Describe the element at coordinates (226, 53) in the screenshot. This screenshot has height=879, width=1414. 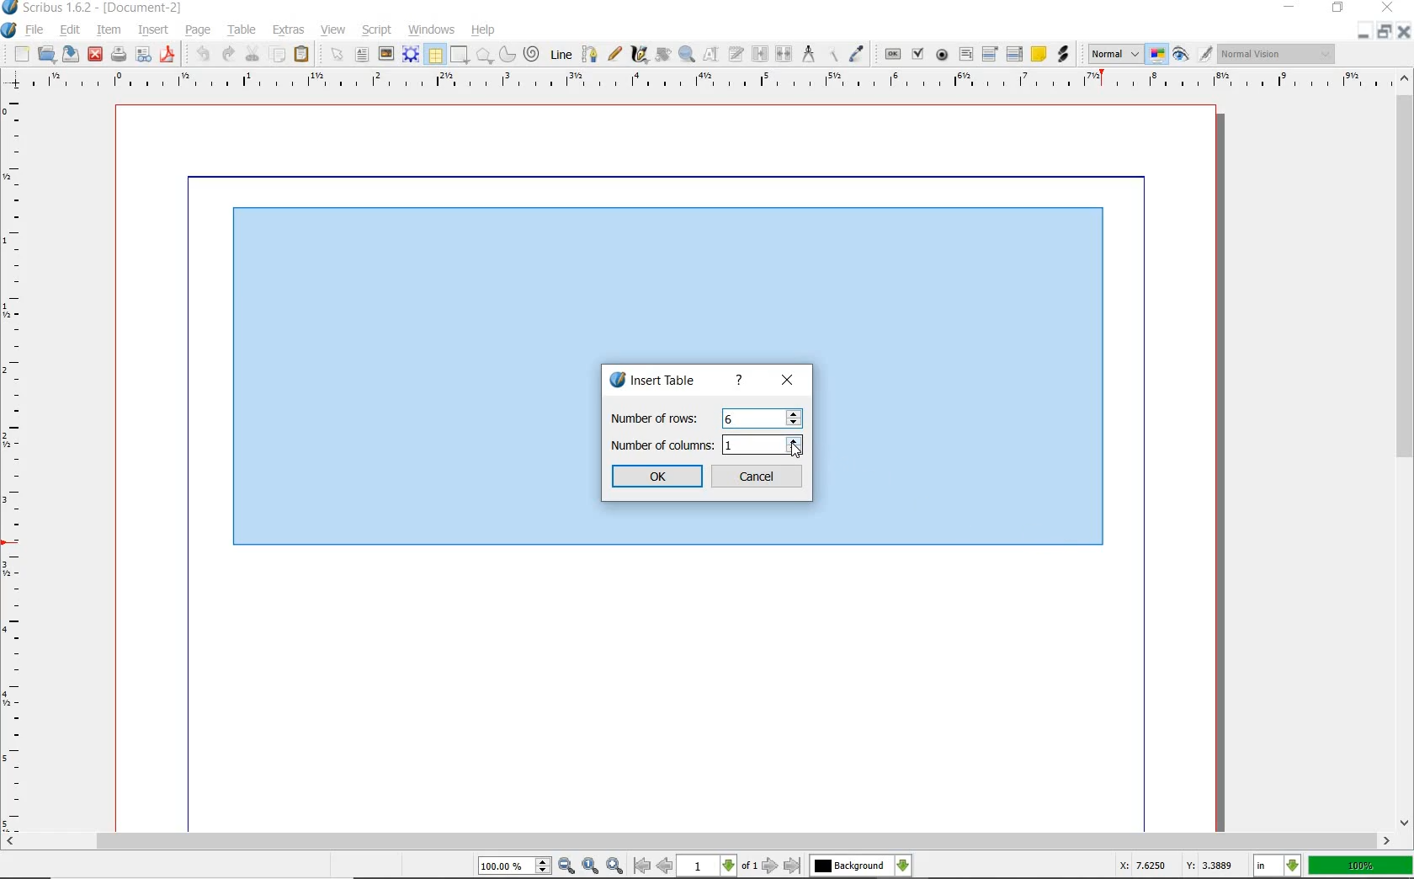
I see `redo` at that location.